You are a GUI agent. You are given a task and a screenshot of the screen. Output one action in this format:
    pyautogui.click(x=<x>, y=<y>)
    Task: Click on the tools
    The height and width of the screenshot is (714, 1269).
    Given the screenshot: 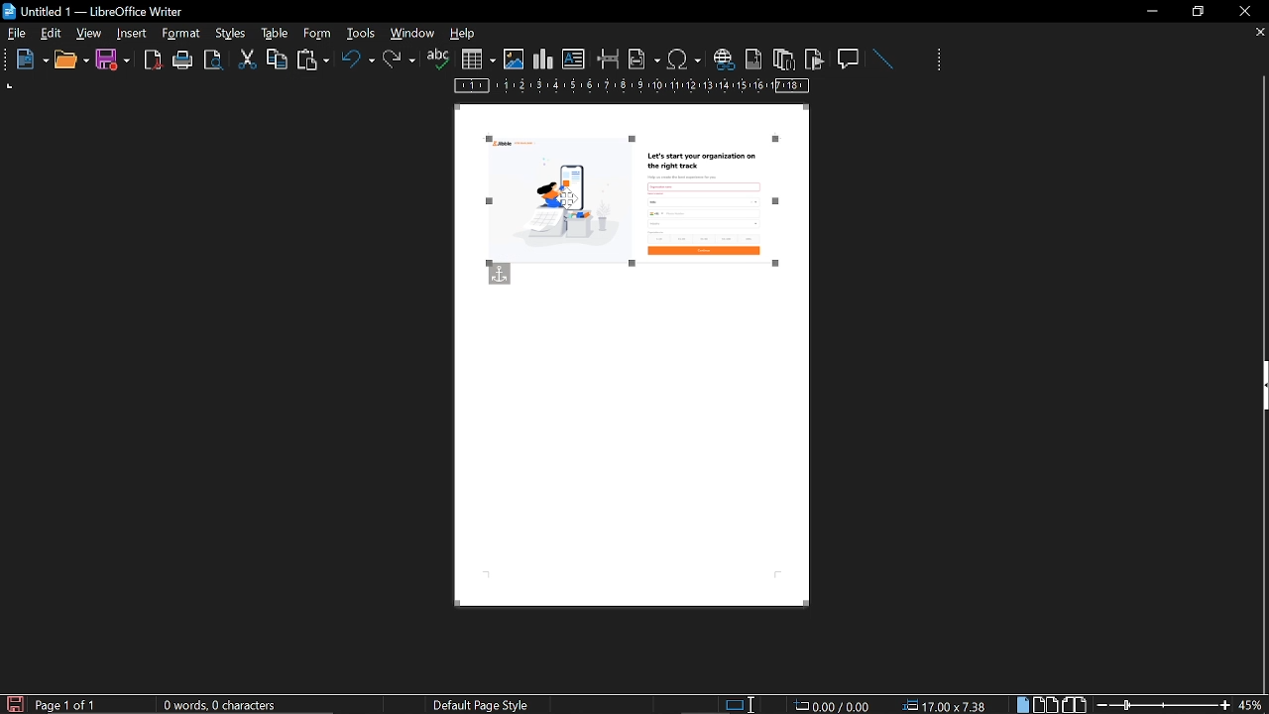 What is the action you would take?
    pyautogui.click(x=184, y=34)
    